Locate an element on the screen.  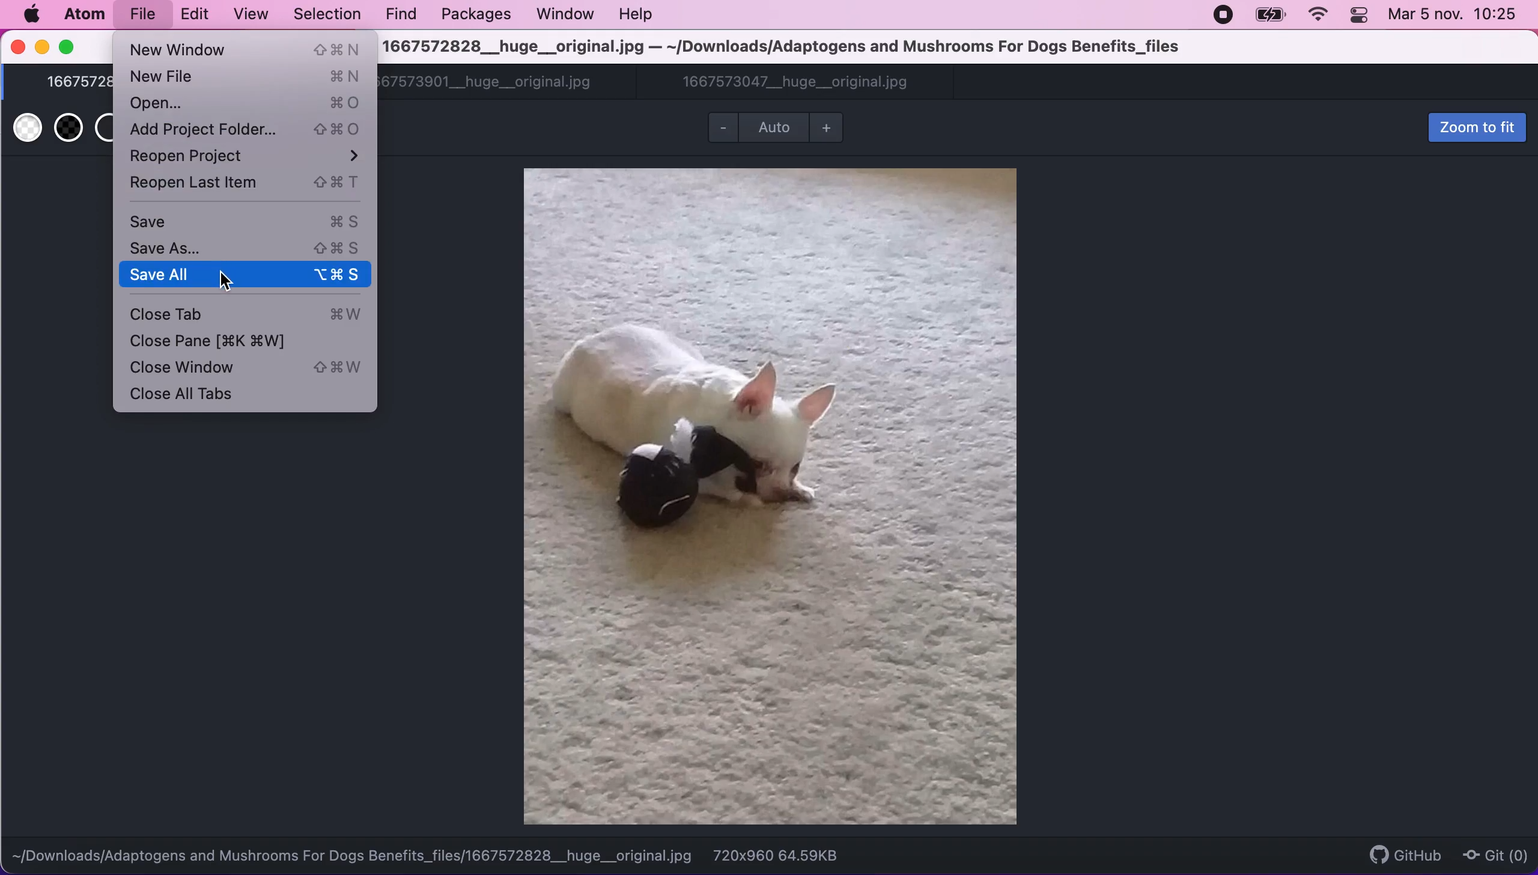
save is located at coordinates (249, 222).